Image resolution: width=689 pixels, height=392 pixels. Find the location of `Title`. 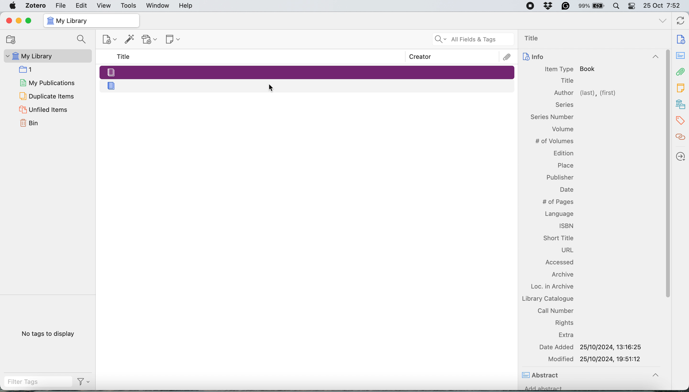

Title is located at coordinates (534, 39).